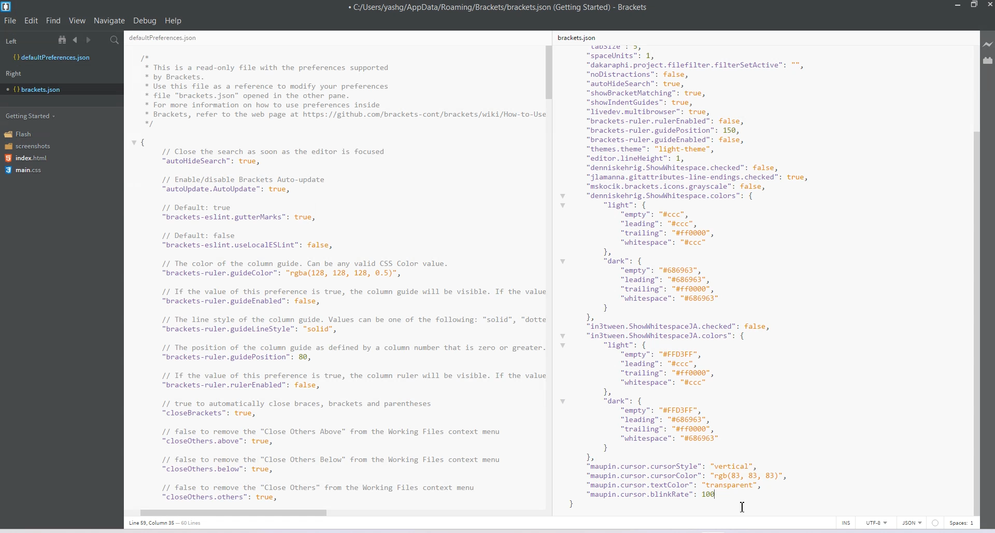  I want to click on Left, so click(11, 41).